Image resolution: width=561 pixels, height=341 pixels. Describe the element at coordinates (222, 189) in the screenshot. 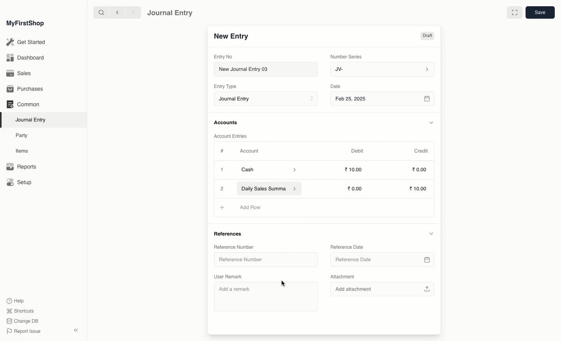

I see `Close` at that location.